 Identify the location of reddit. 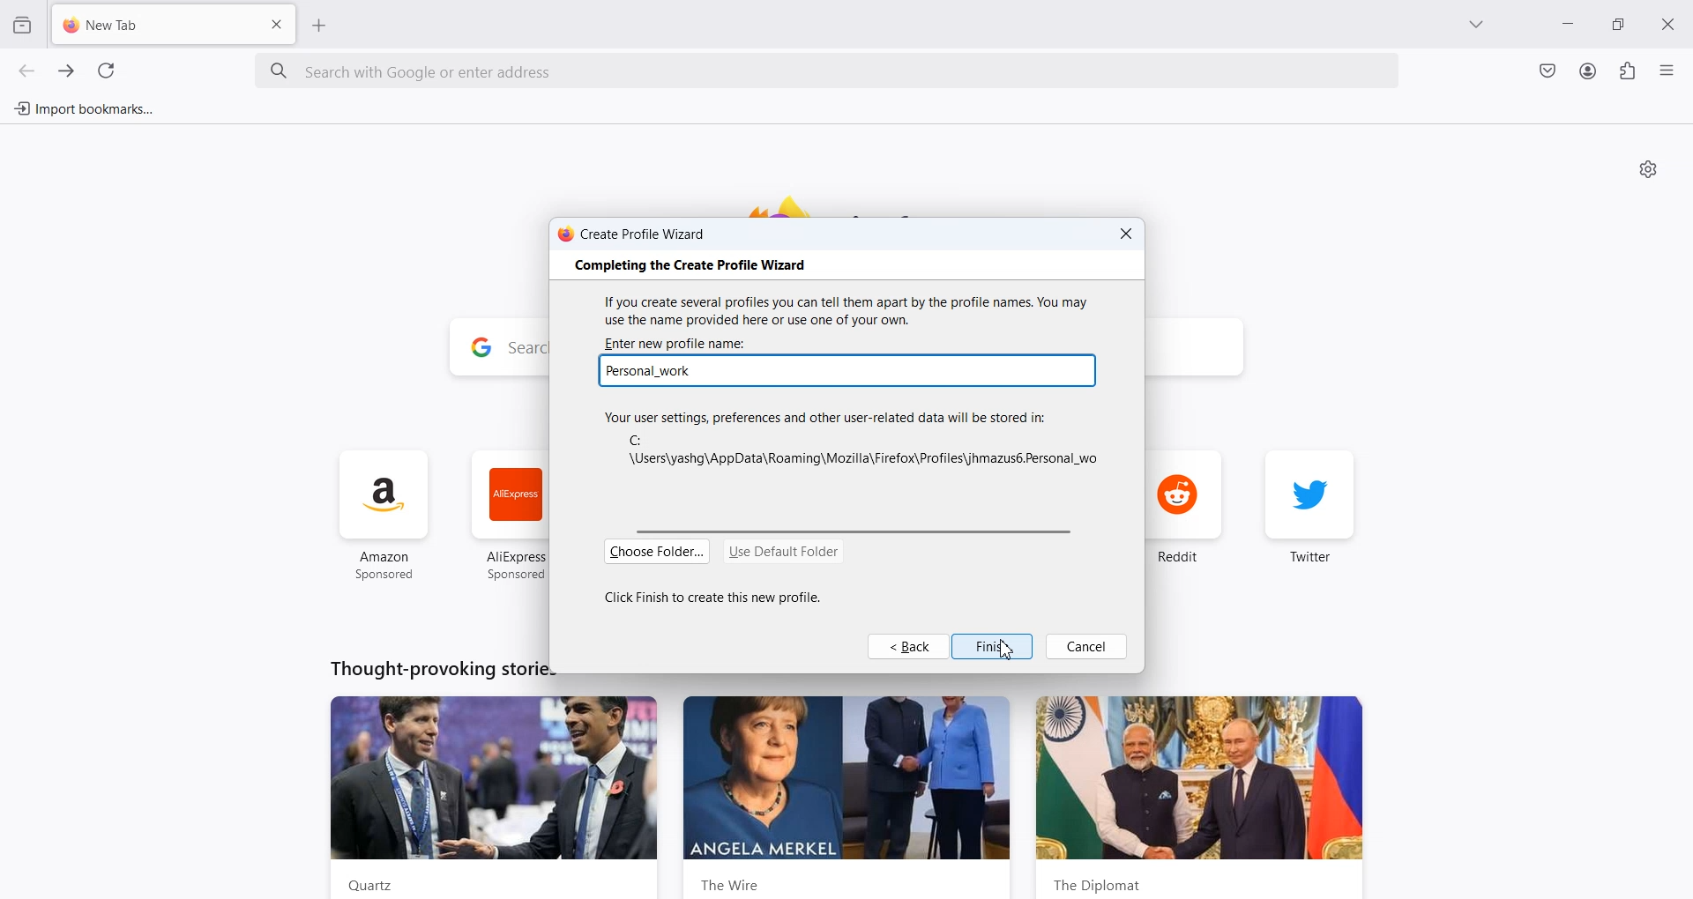
(1189, 508).